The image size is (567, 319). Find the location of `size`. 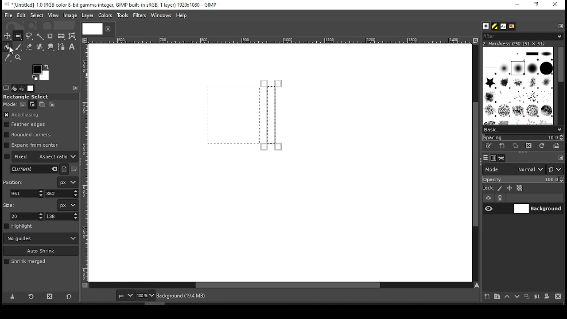

size is located at coordinates (11, 204).